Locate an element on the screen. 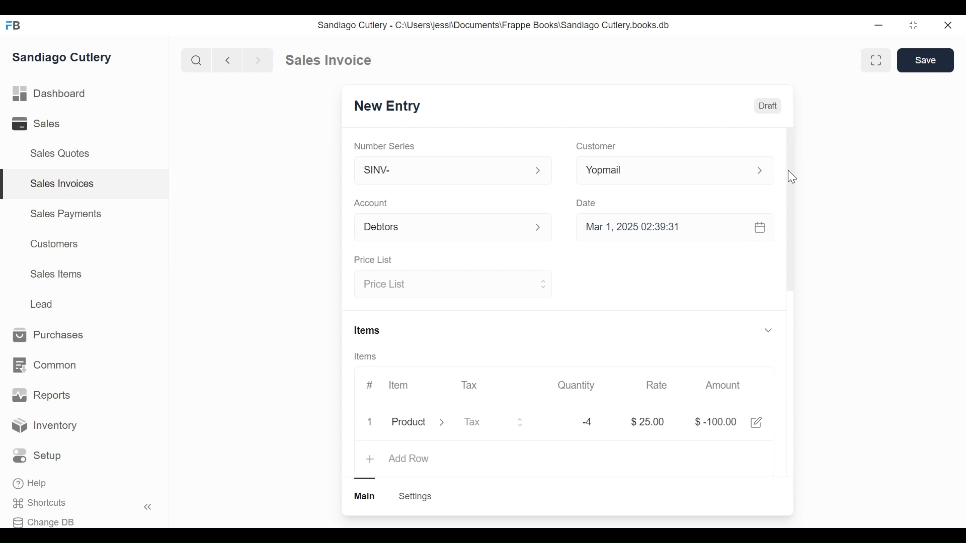 This screenshot has height=543, width=966. $-100.00 is located at coordinates (716, 422).